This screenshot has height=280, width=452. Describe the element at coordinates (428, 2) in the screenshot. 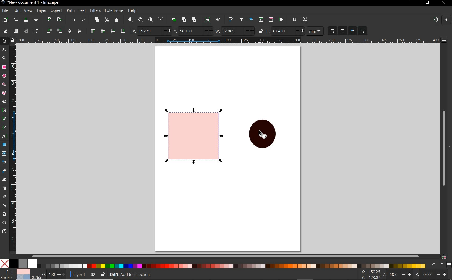

I see `restore` at that location.